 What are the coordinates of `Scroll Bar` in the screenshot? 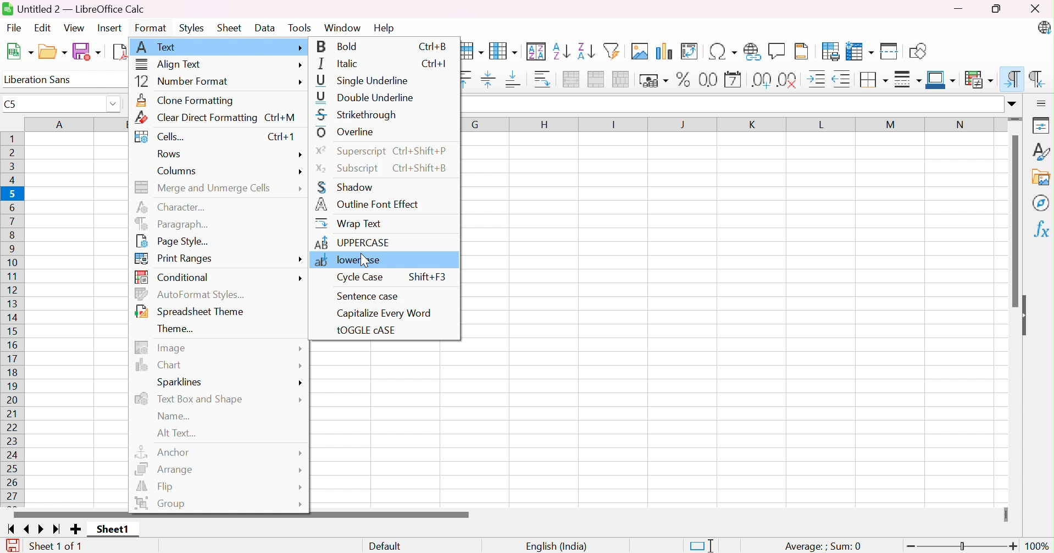 It's located at (1013, 223).